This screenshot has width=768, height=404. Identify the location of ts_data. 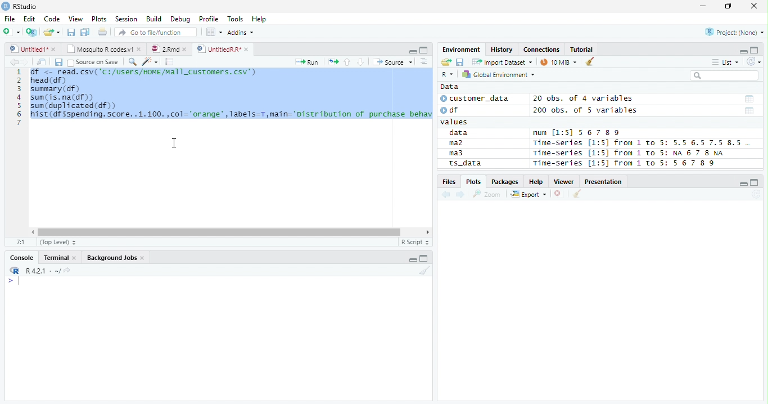
(481, 165).